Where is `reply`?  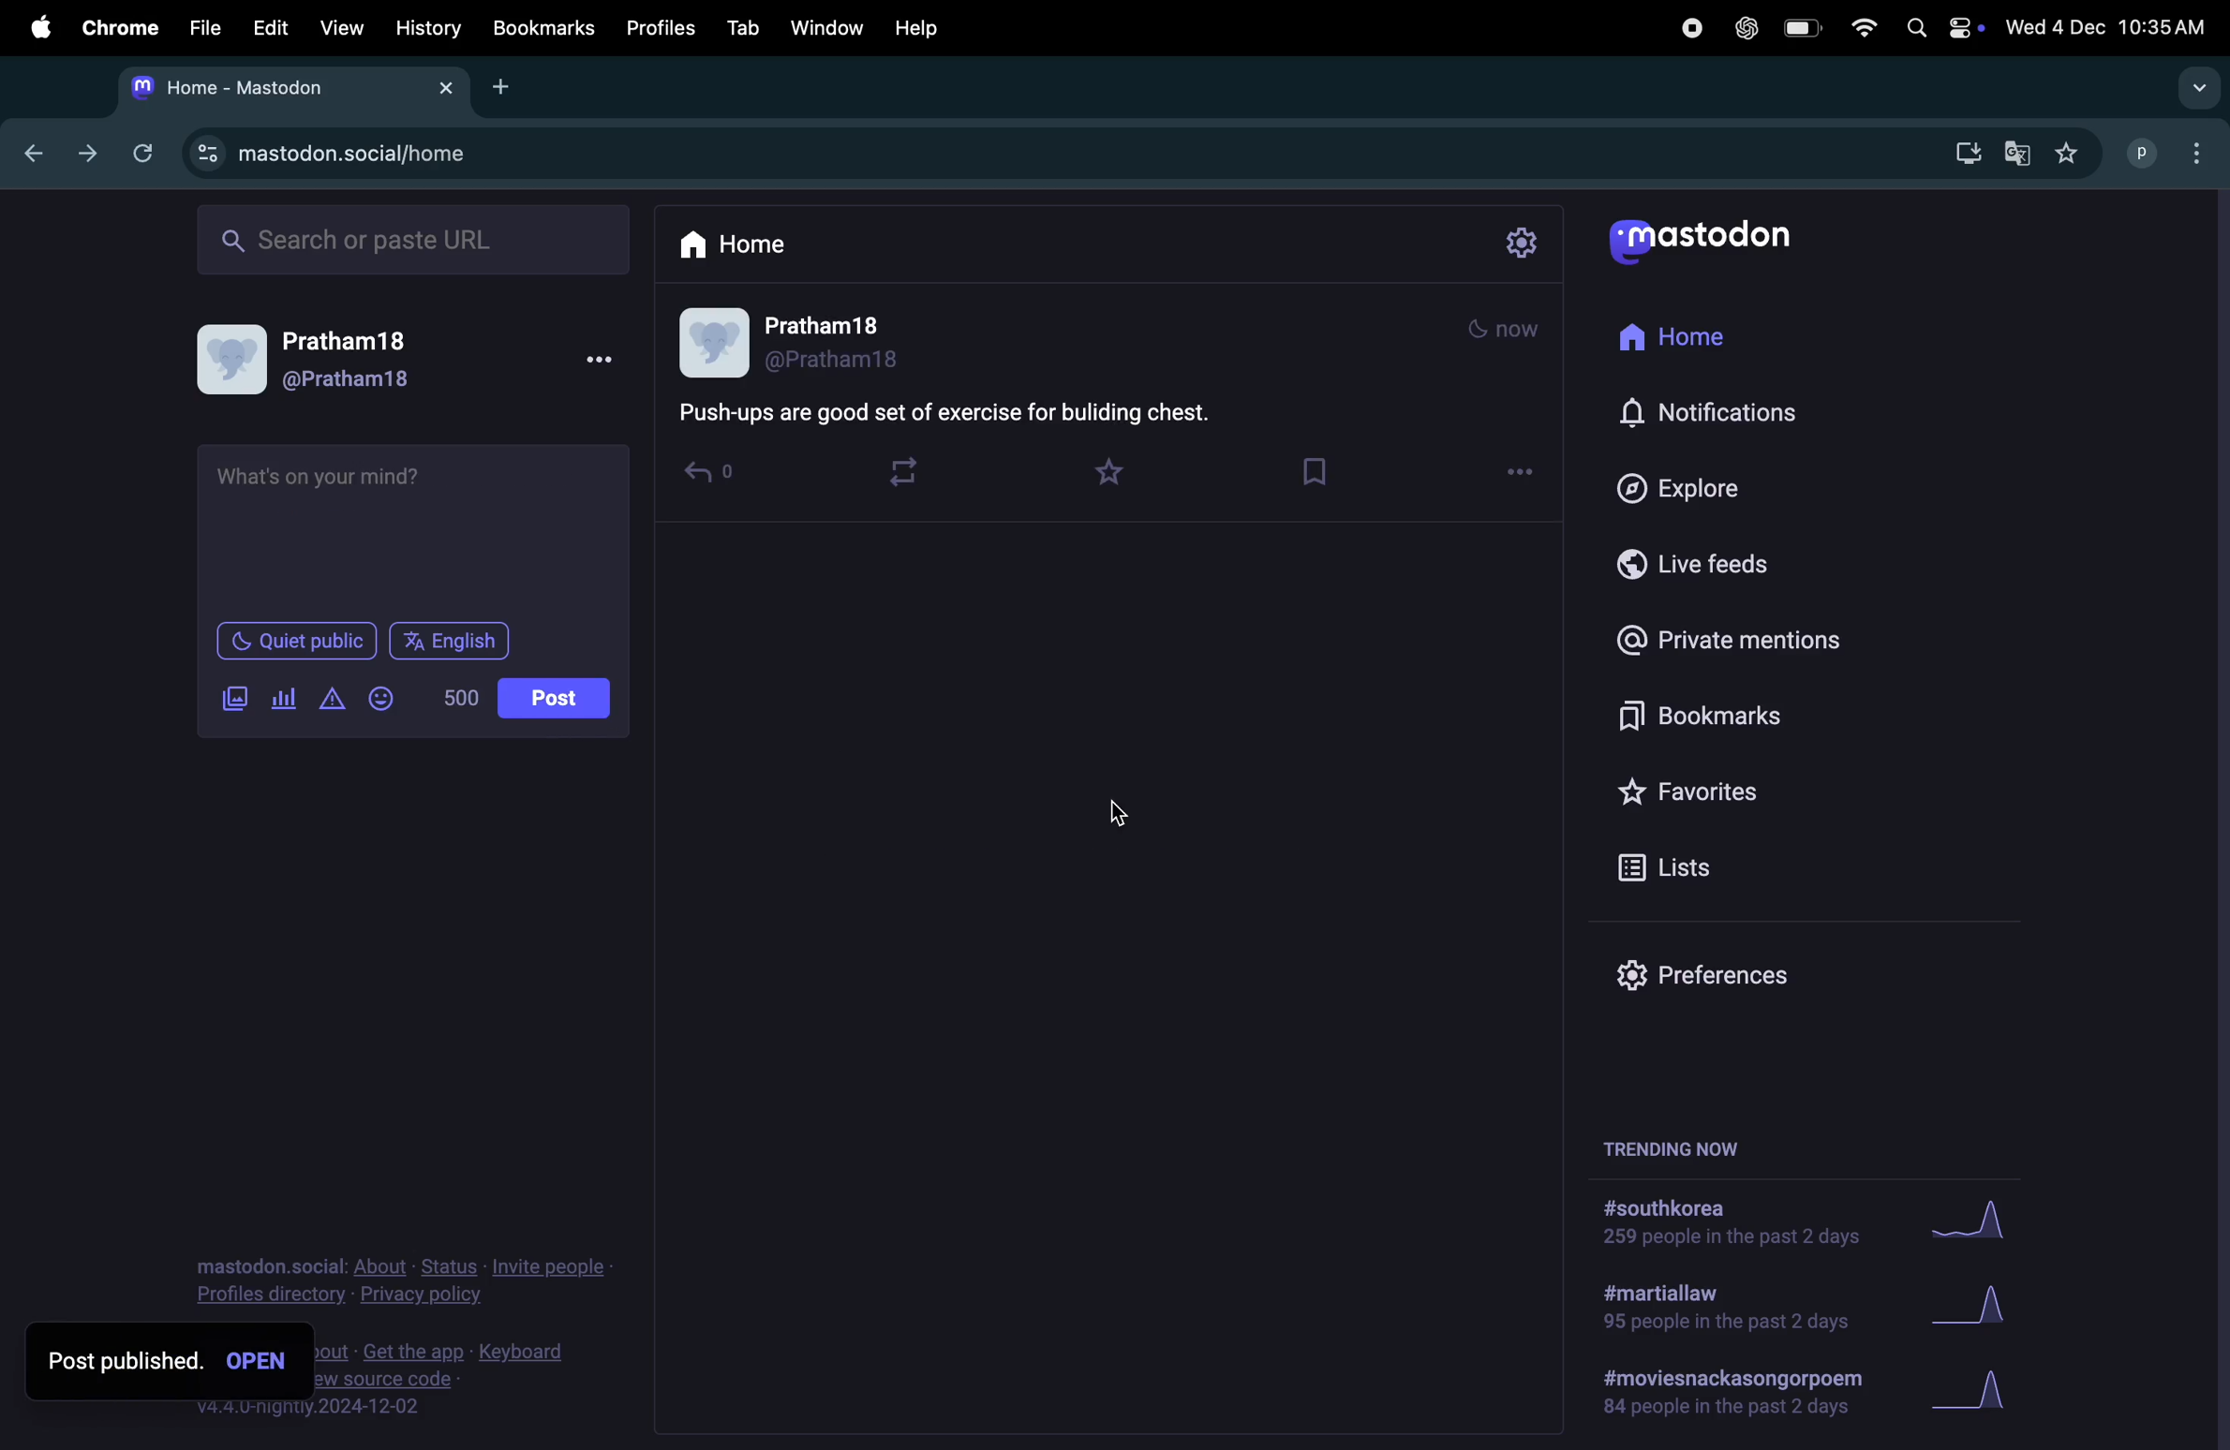 reply is located at coordinates (719, 469).